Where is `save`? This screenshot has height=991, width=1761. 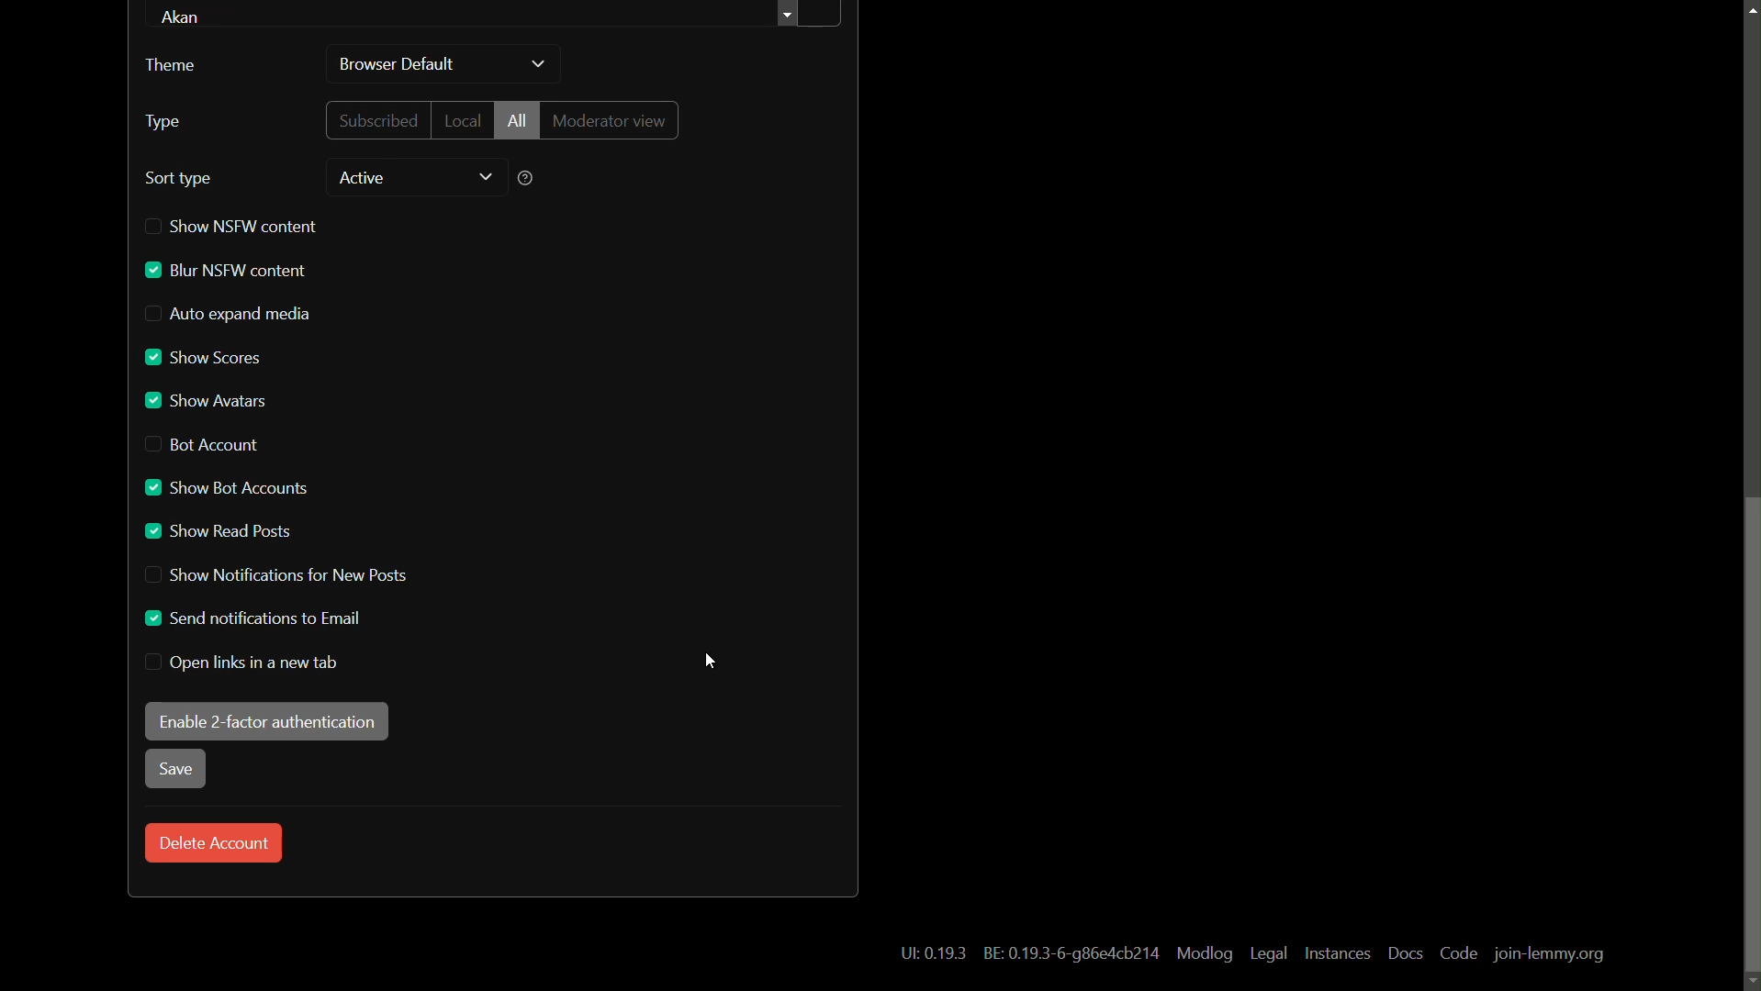 save is located at coordinates (176, 770).